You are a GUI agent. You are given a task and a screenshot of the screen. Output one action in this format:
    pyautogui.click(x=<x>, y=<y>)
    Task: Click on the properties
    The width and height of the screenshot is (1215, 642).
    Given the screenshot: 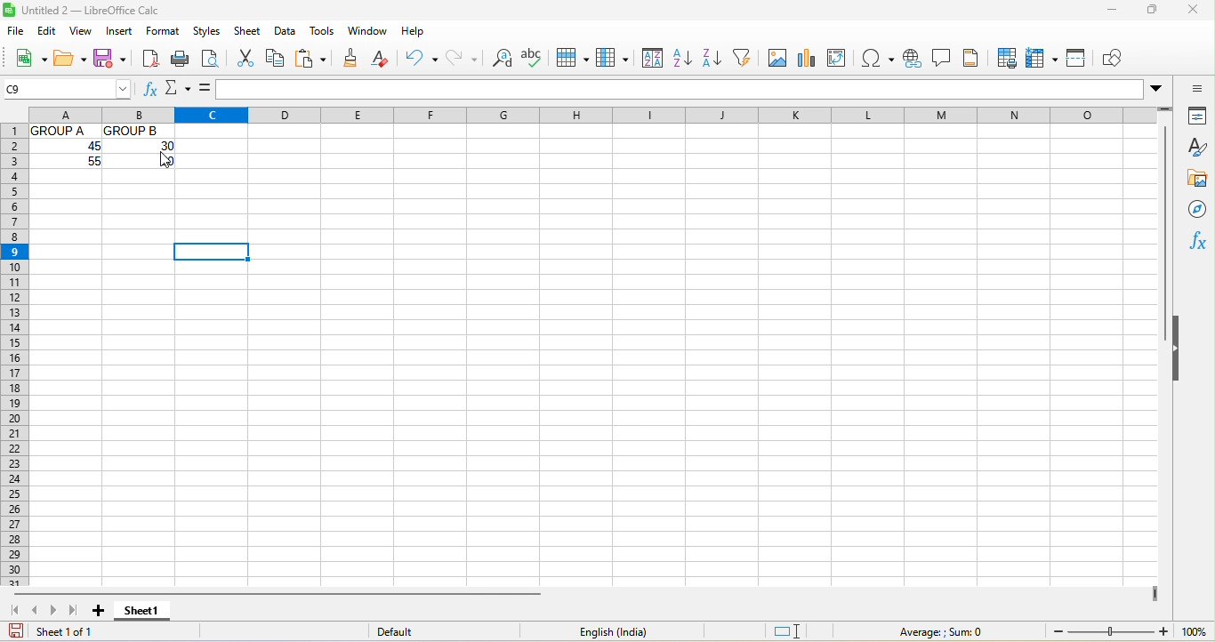 What is the action you would take?
    pyautogui.click(x=1196, y=116)
    